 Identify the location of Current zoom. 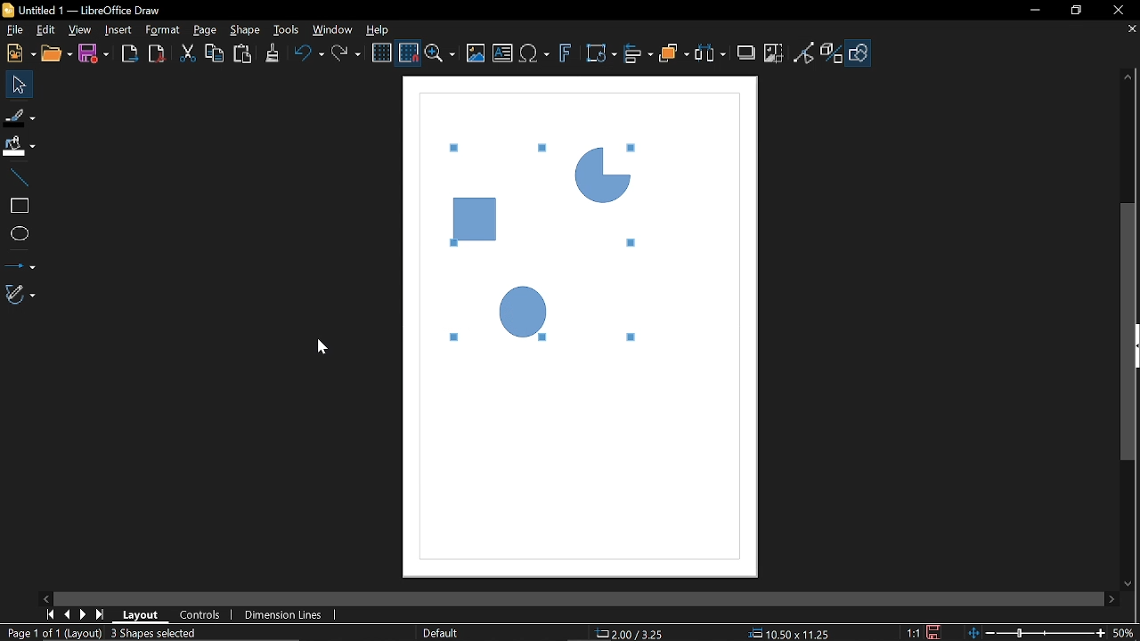
(52, 614).